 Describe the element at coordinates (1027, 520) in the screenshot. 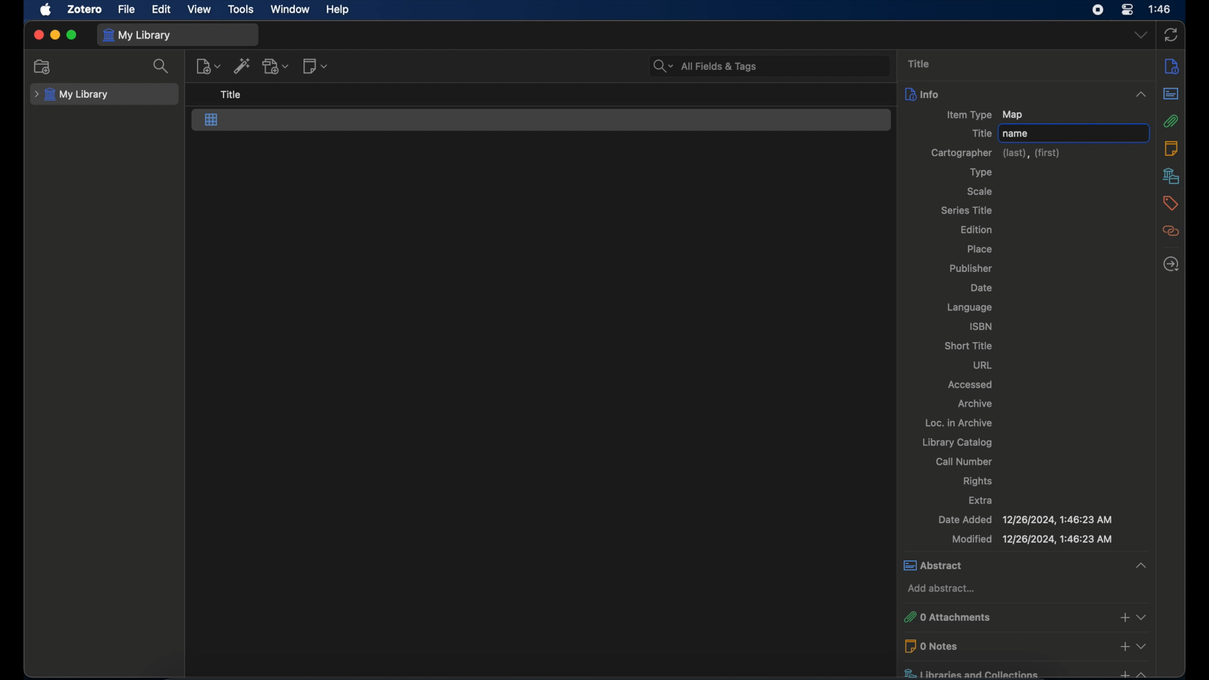

I see `date added 12/26/2024, 1:46:23 AM` at that location.